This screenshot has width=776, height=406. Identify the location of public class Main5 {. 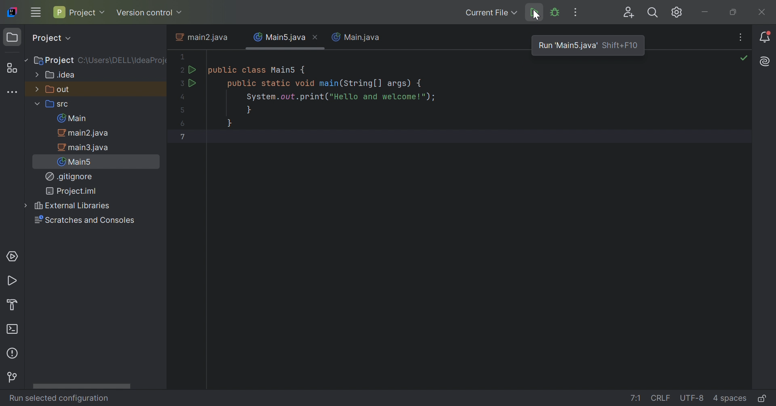
(258, 71).